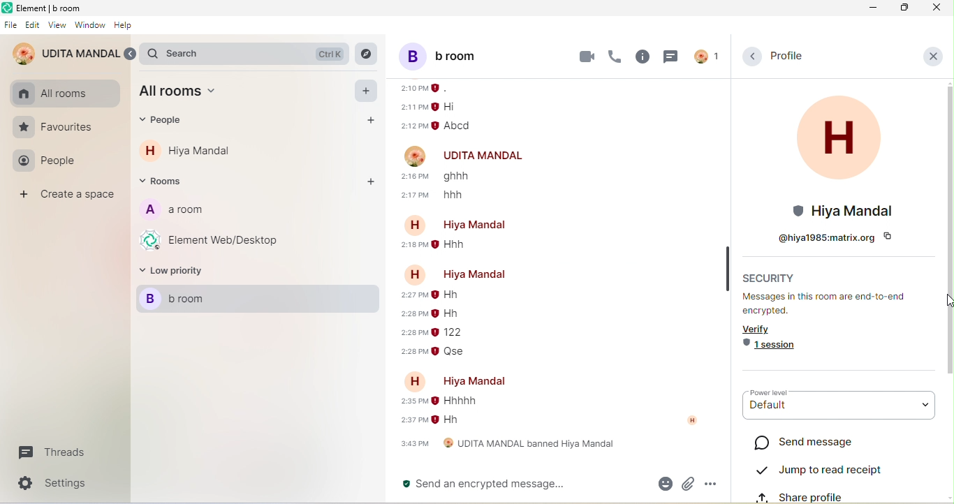 This screenshot has width=954, height=504. What do you see at coordinates (454, 272) in the screenshot?
I see `account name- hiya mandal` at bounding box center [454, 272].